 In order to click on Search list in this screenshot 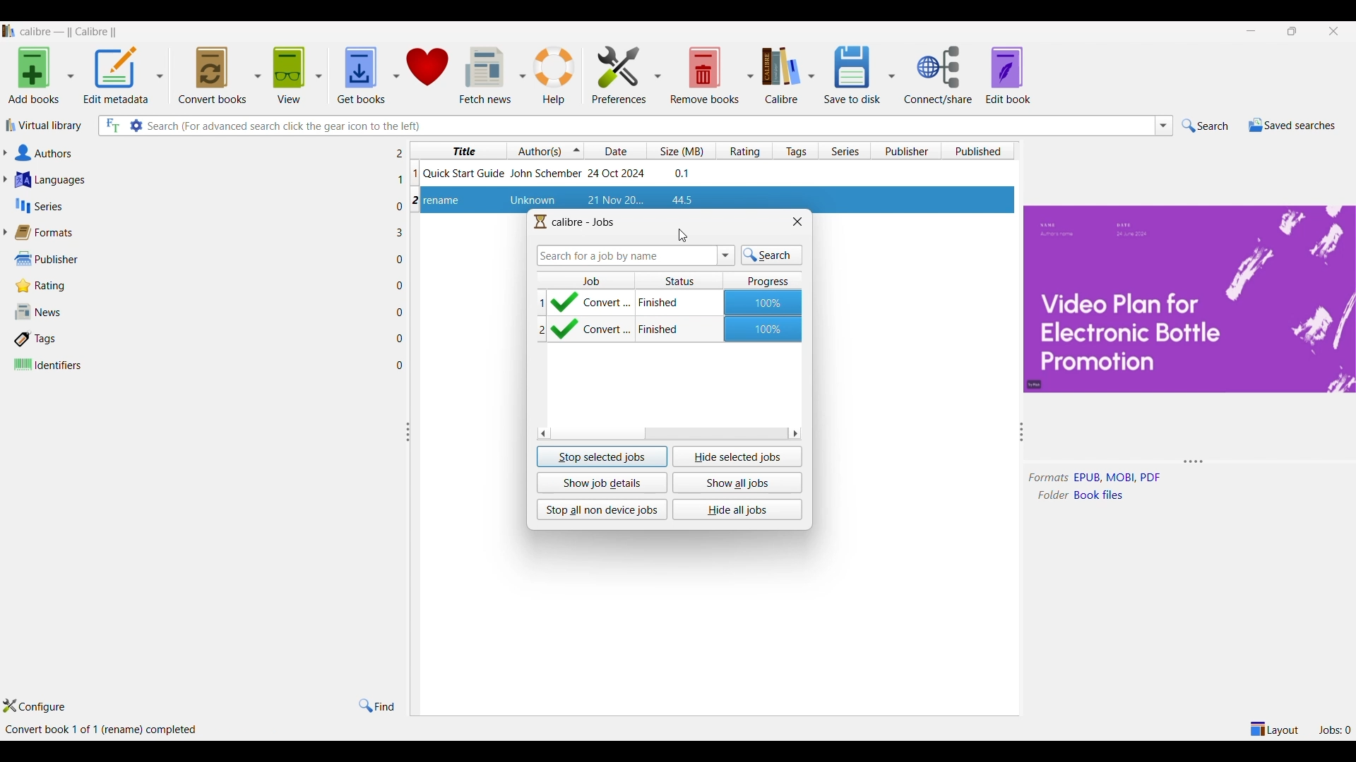, I will do `click(1164, 126)`.